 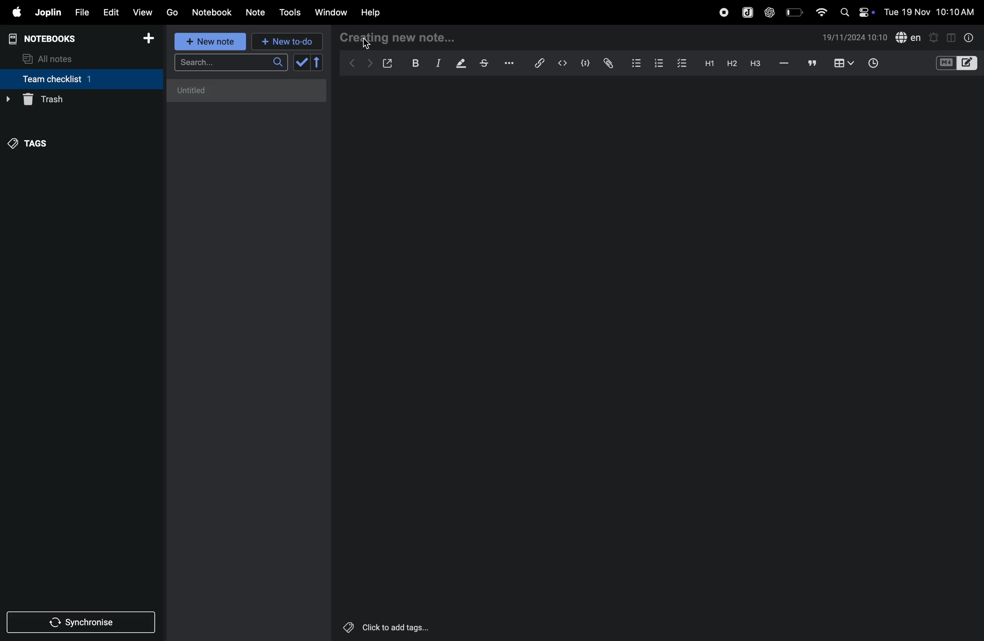 I want to click on trash, so click(x=78, y=100).